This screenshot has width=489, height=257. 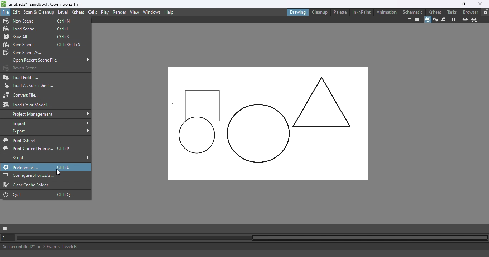 I want to click on Render, so click(x=118, y=13).